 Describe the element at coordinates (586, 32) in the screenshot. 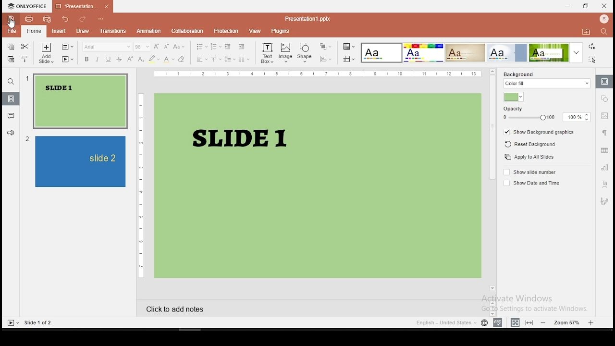

I see `open file location` at that location.